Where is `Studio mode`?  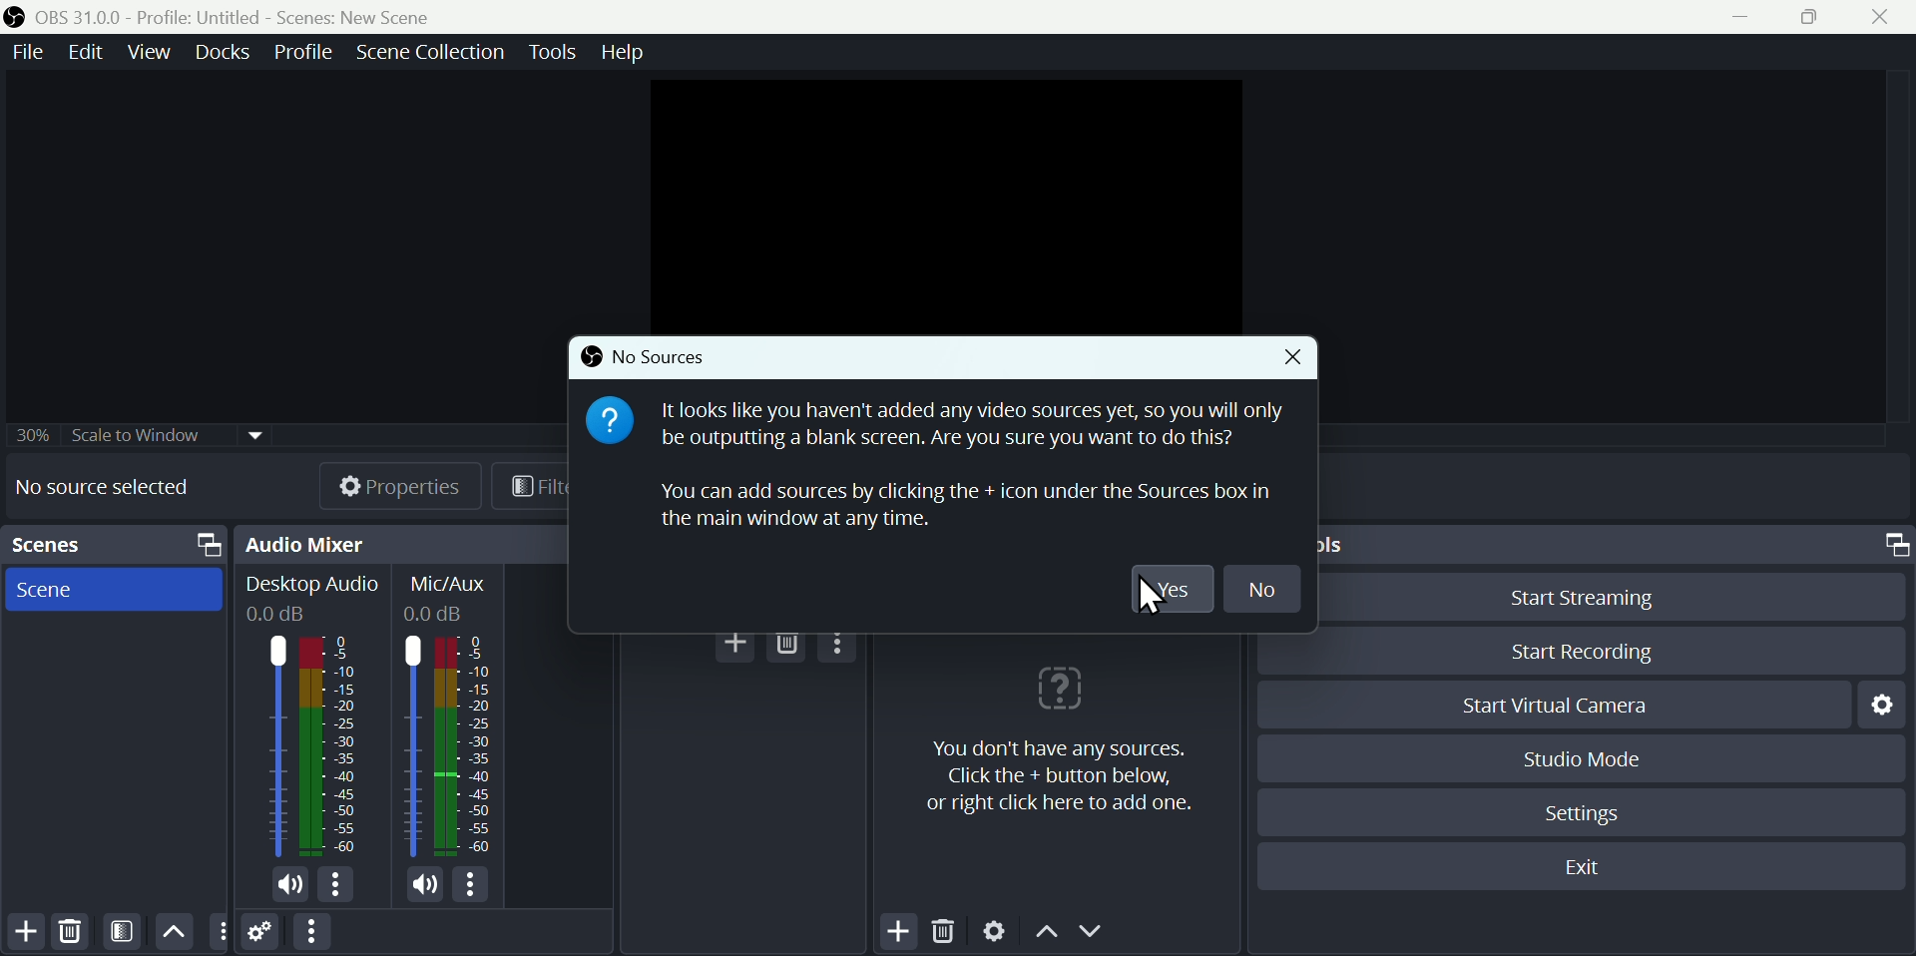
Studio mode is located at coordinates (1584, 755).